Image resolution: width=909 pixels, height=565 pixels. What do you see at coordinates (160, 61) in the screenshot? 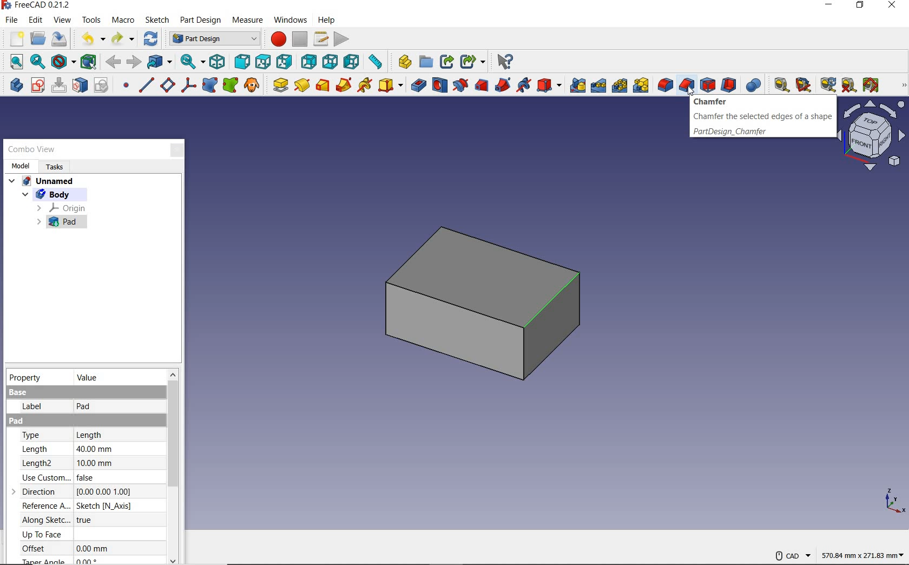
I see `go to linked object` at bounding box center [160, 61].